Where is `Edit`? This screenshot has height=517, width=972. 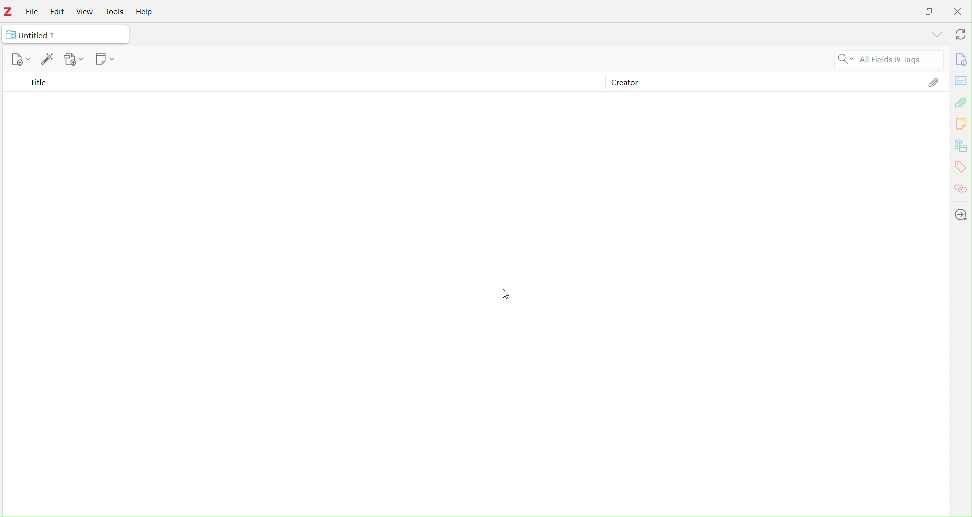
Edit is located at coordinates (59, 12).